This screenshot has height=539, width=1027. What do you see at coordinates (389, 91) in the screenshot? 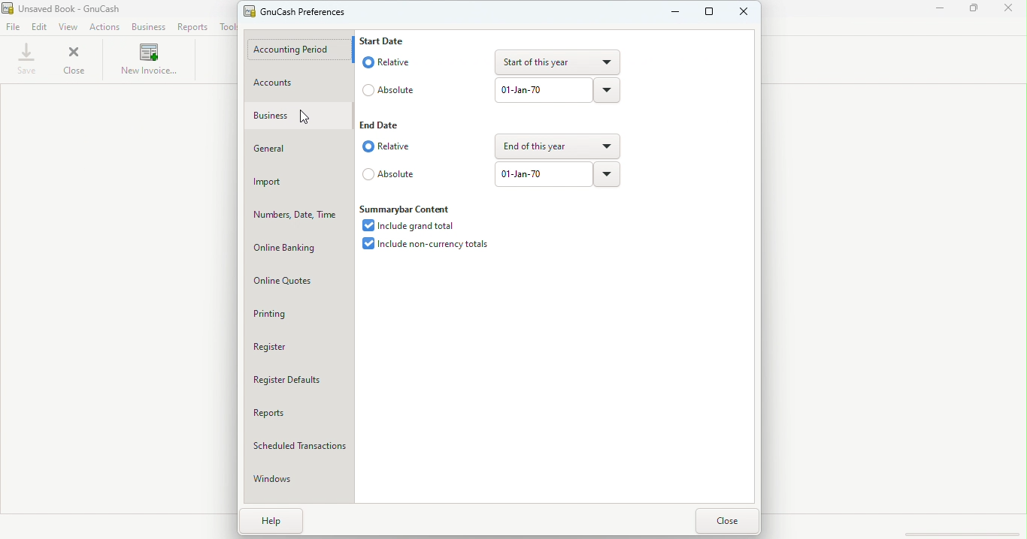
I see `Absolute` at bounding box center [389, 91].